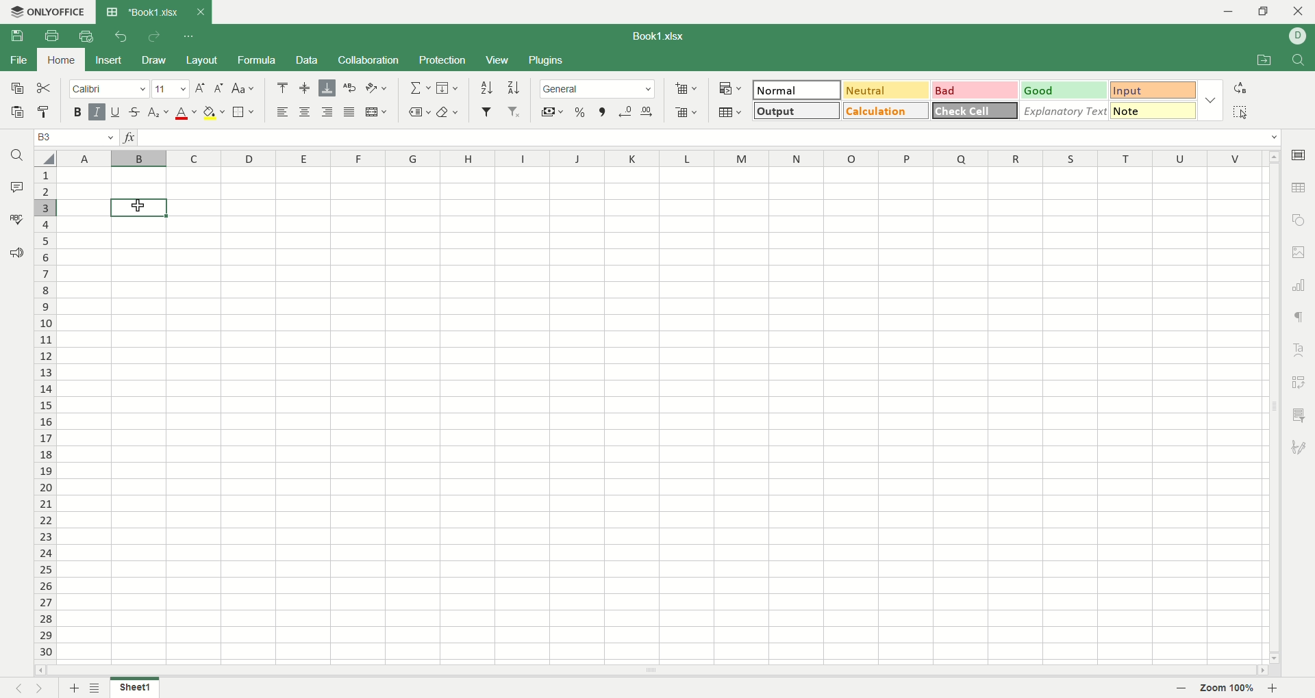  I want to click on slicer, so click(1301, 415).